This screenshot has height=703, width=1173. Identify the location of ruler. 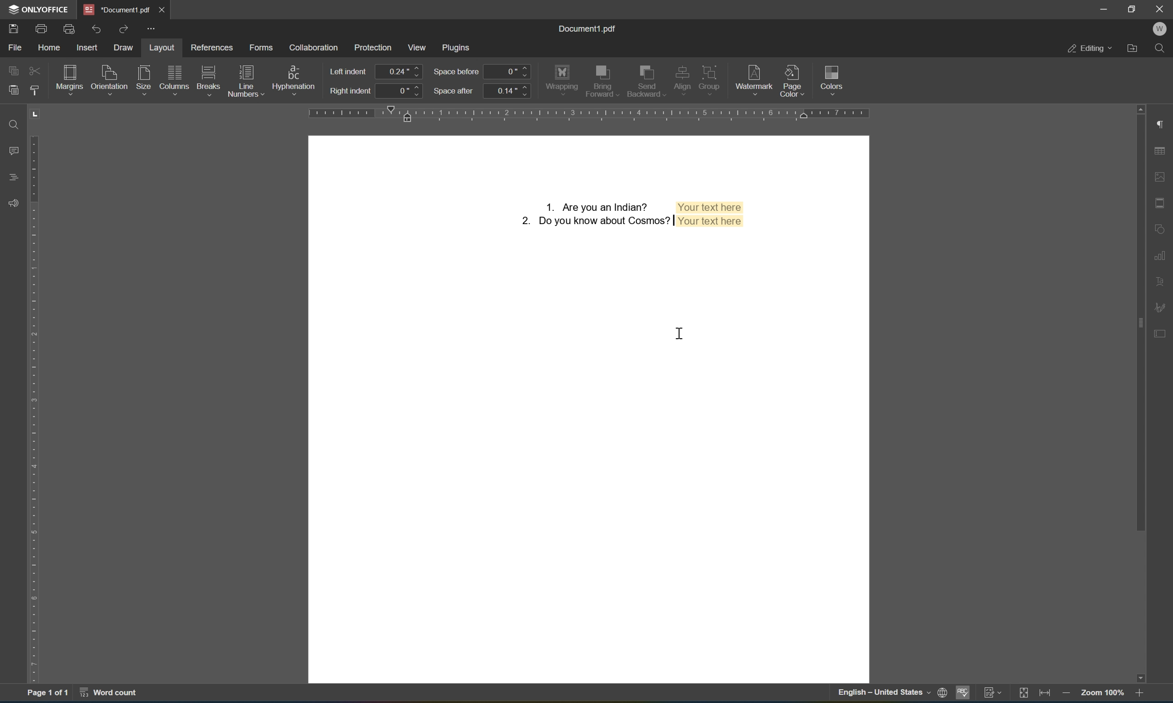
(36, 409).